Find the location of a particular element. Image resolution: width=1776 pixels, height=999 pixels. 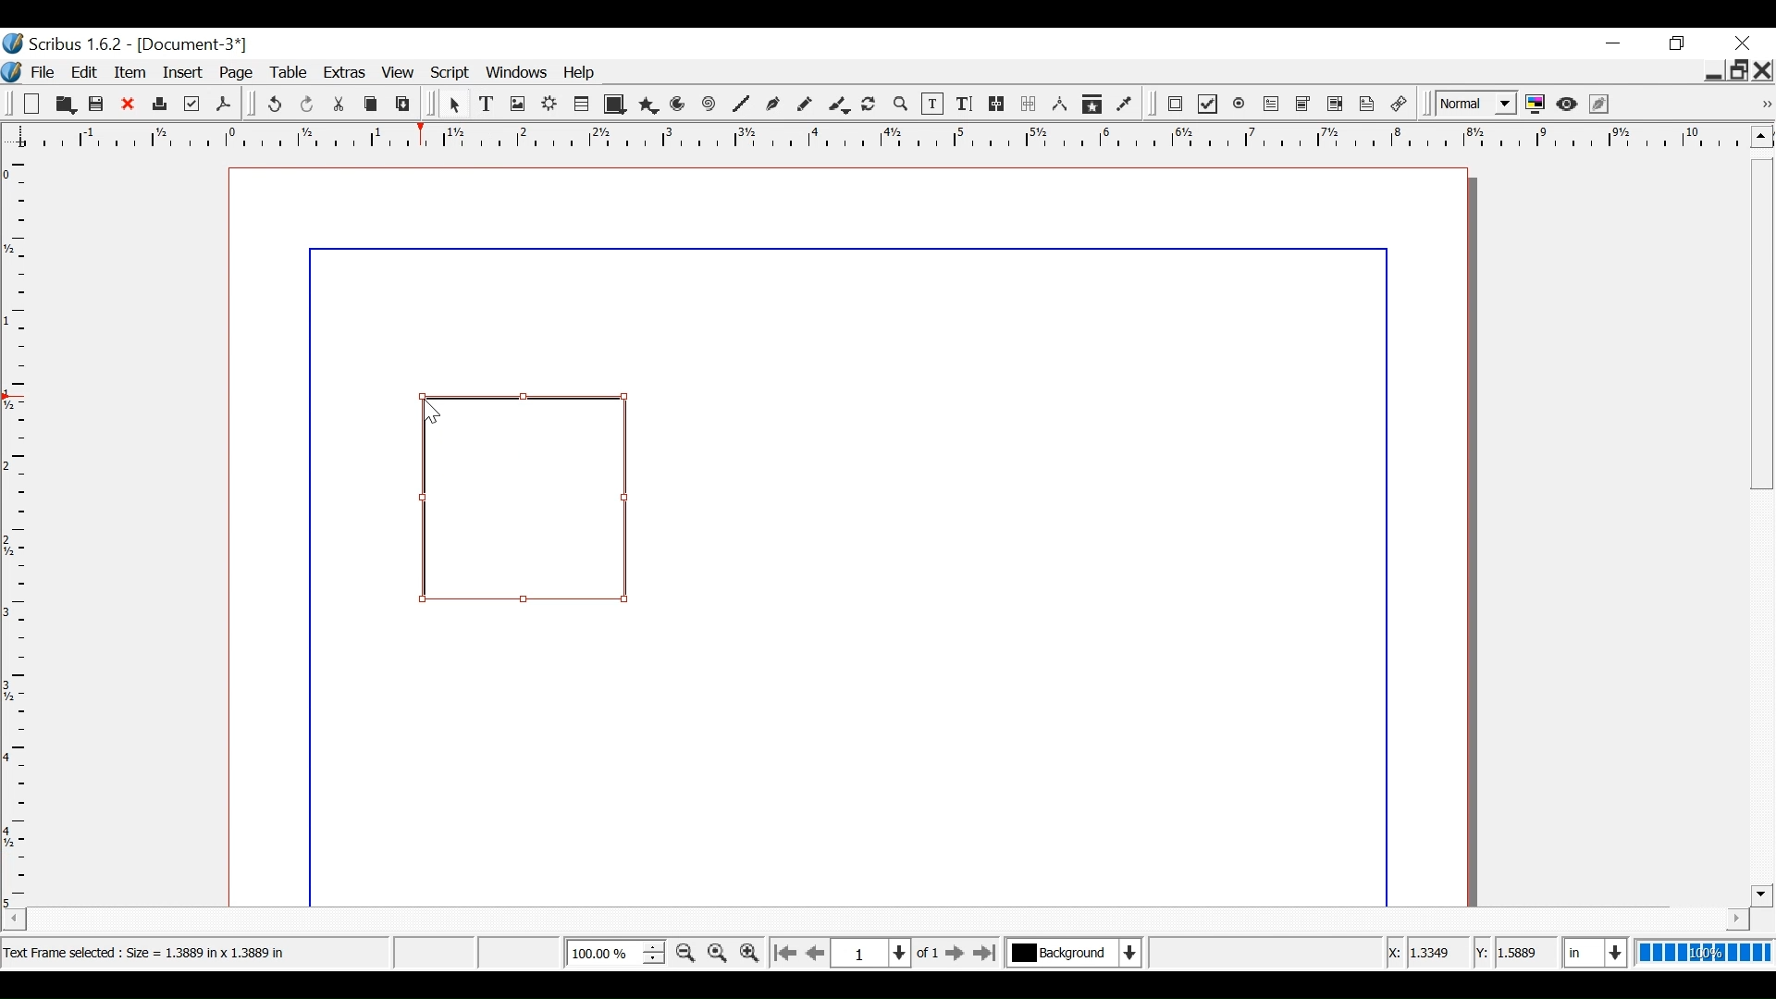

Print is located at coordinates (159, 102).